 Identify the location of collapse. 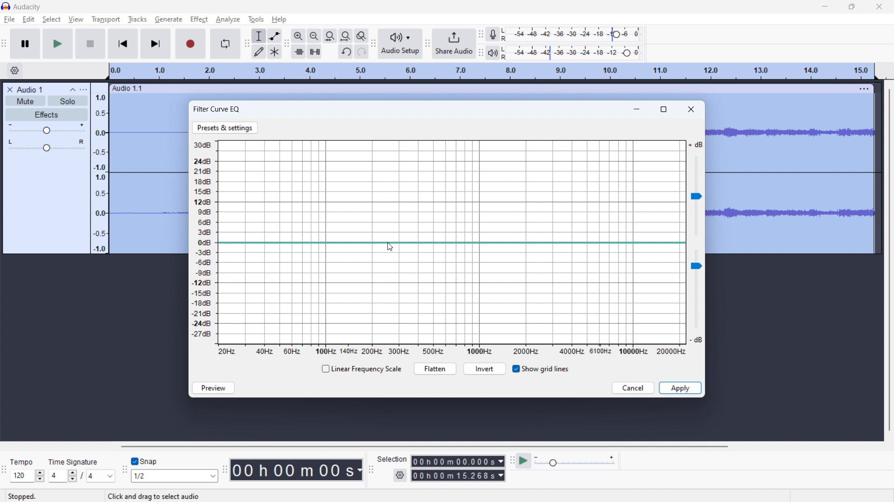
(73, 90).